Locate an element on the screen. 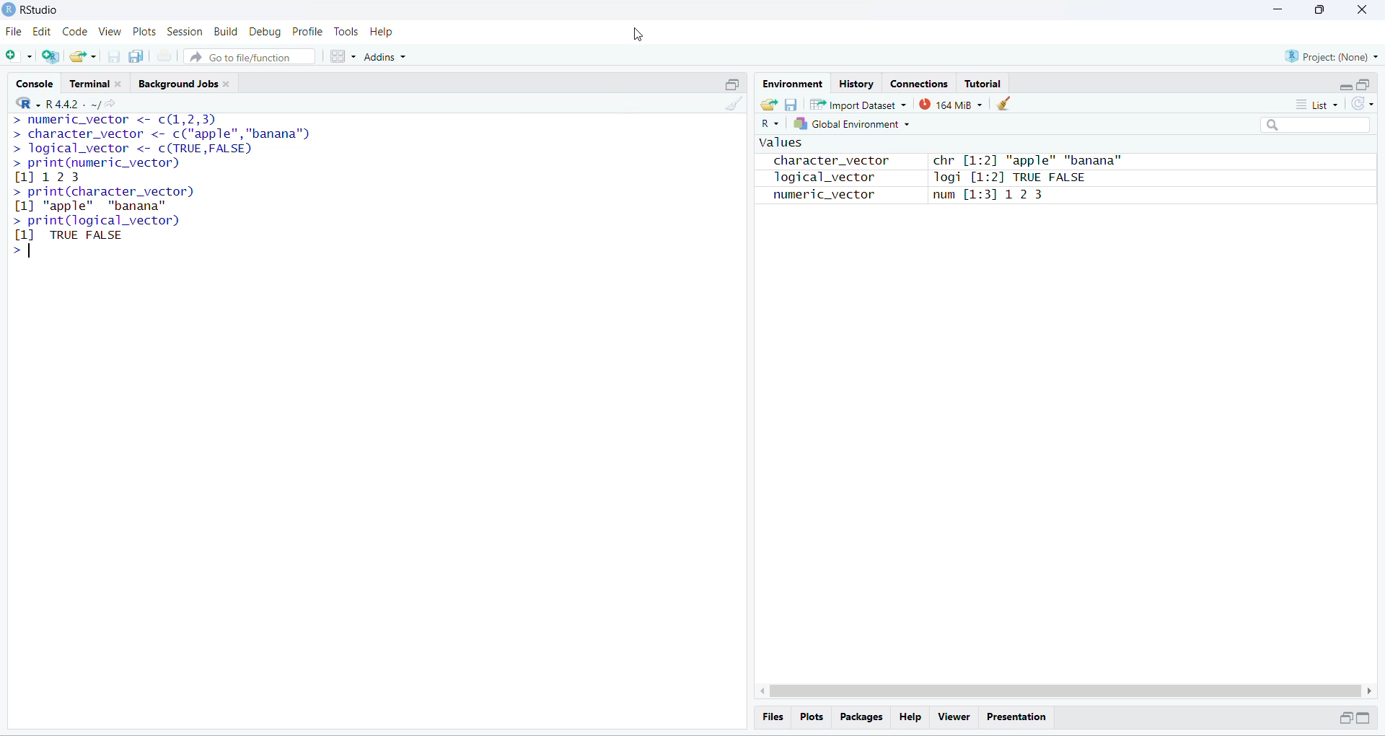 This screenshot has height=736, width=1385. share current directory is located at coordinates (104, 106).